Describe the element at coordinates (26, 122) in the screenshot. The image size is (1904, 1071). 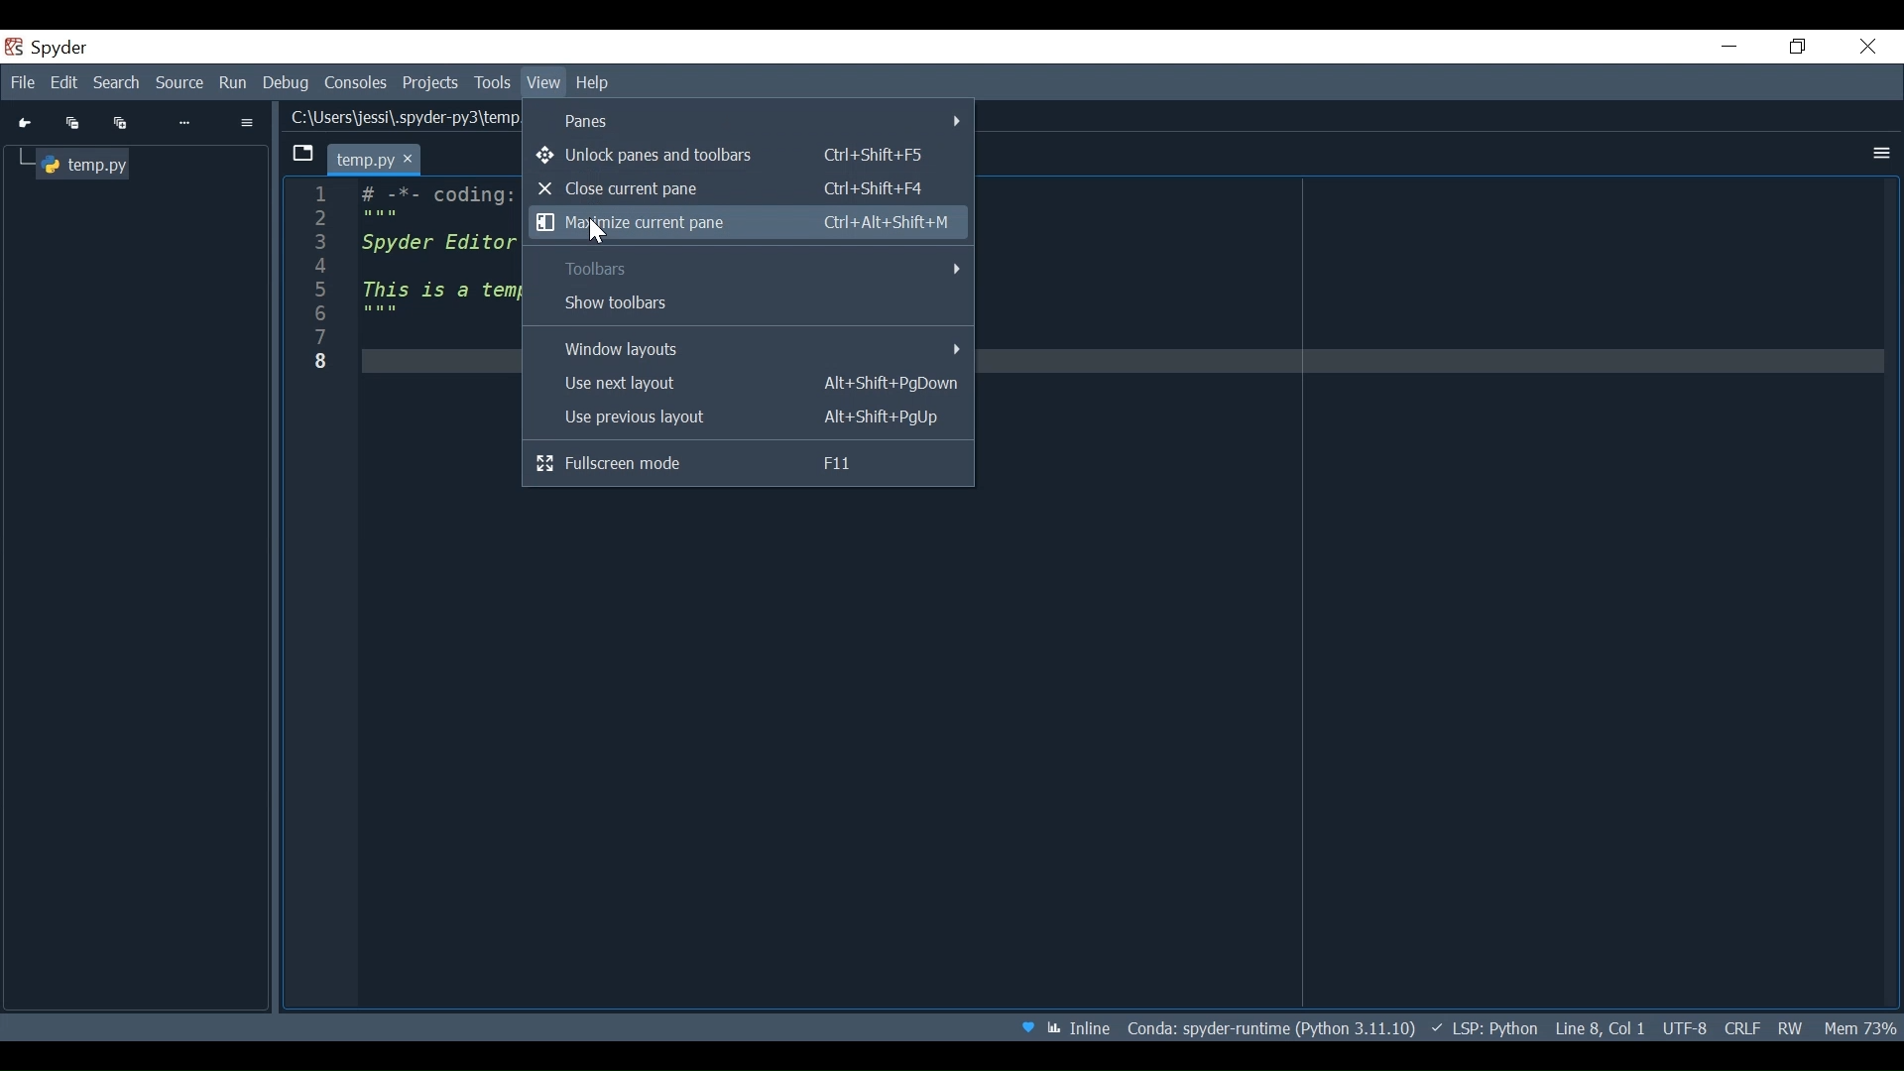
I see `Go to cursor position` at that location.